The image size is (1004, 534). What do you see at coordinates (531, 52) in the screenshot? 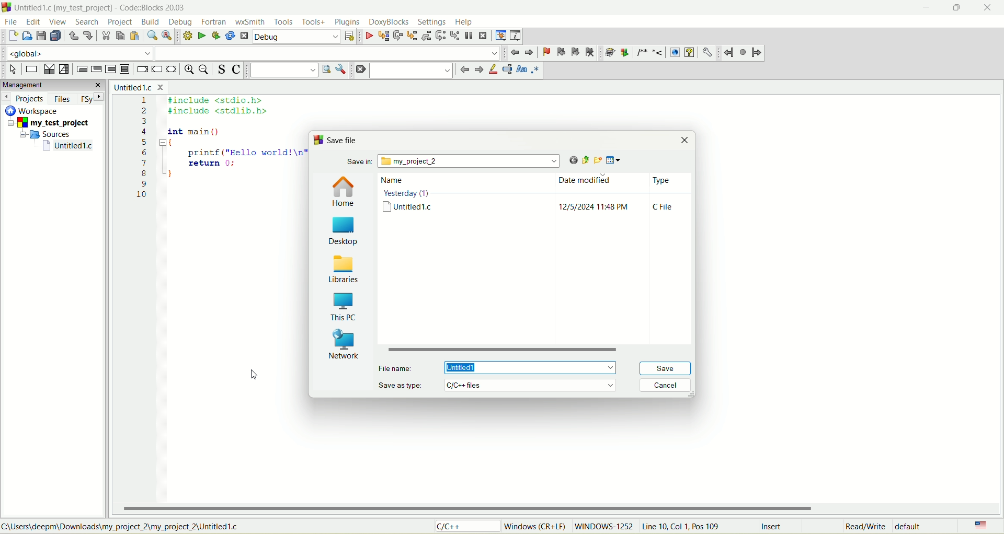
I see `jump forward` at bounding box center [531, 52].